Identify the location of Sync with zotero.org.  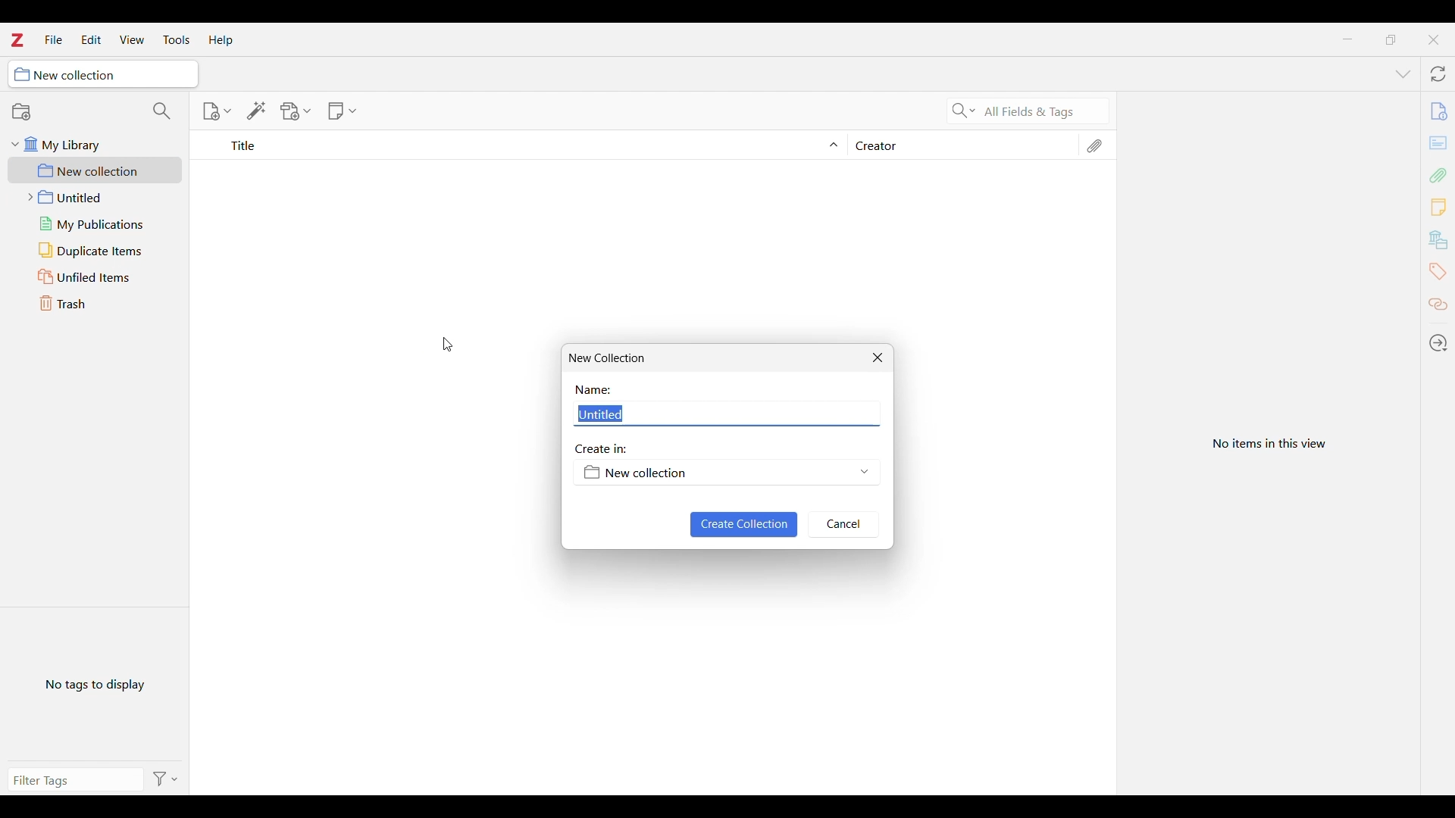
(1438, 73).